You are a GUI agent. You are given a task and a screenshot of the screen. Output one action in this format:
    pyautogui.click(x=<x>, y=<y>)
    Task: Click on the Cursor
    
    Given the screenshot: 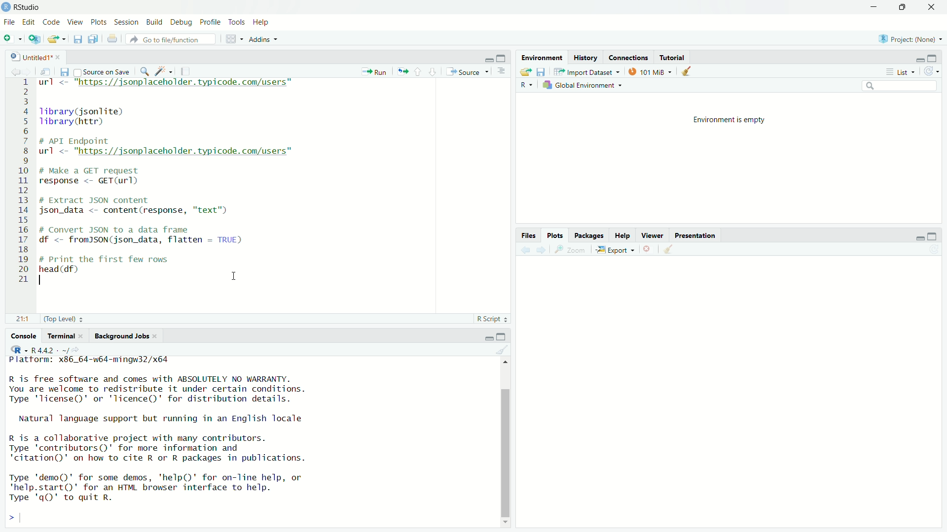 What is the action you would take?
    pyautogui.click(x=236, y=275)
    